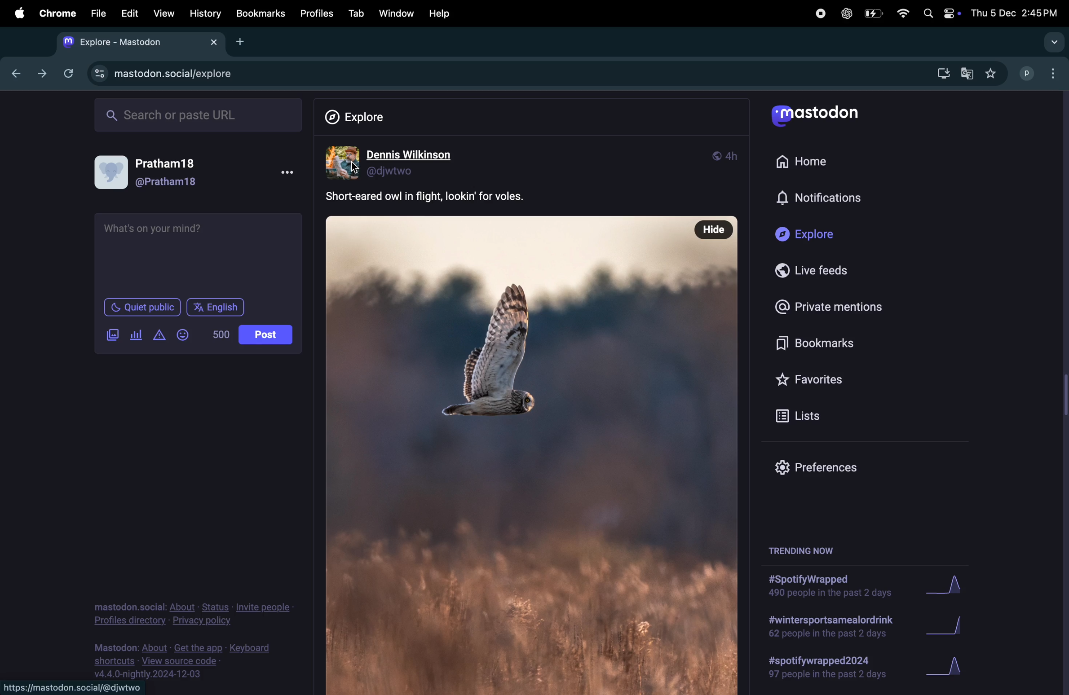 The image size is (1069, 695). What do you see at coordinates (813, 380) in the screenshot?
I see `favourites` at bounding box center [813, 380].